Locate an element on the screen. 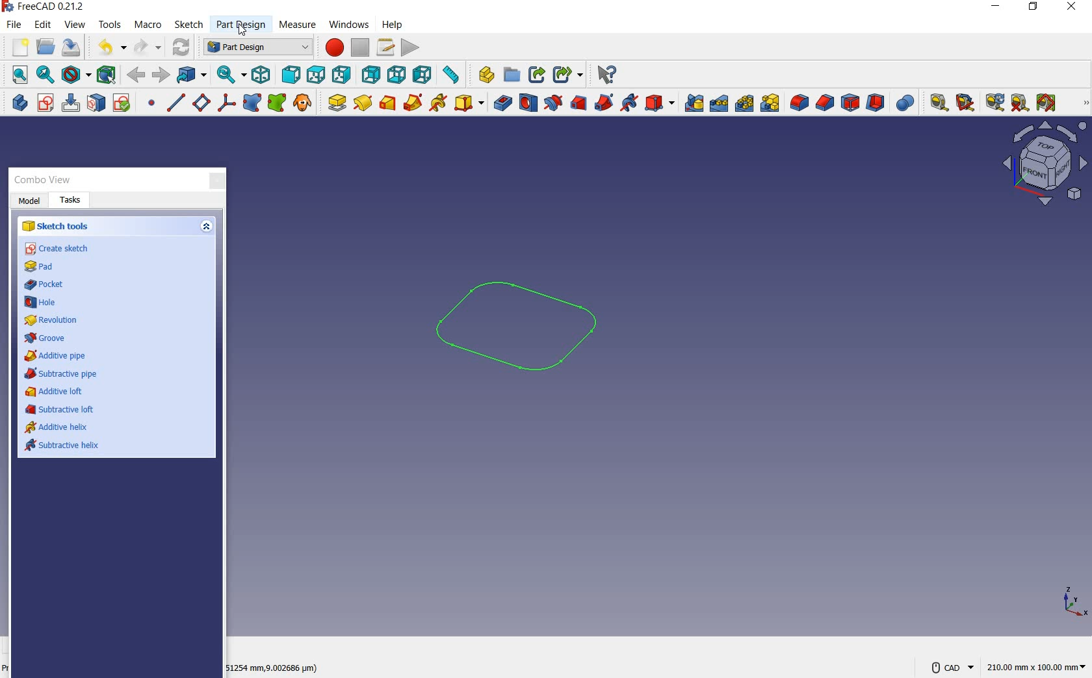 The height and width of the screenshot is (678, 1092). right is located at coordinates (342, 75).